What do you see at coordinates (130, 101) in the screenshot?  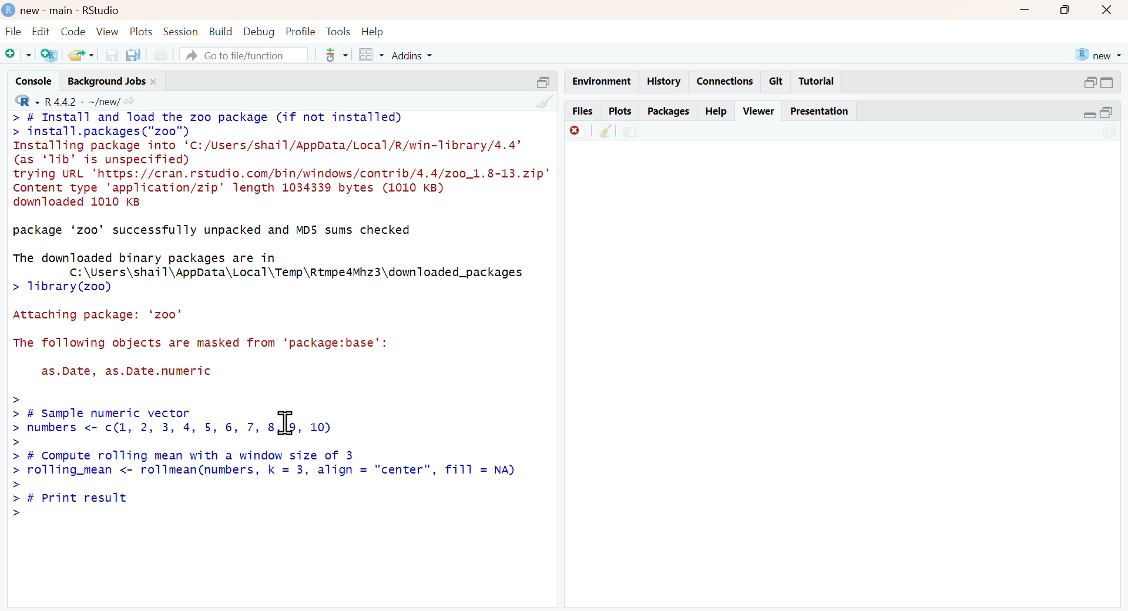 I see `share icon` at bounding box center [130, 101].